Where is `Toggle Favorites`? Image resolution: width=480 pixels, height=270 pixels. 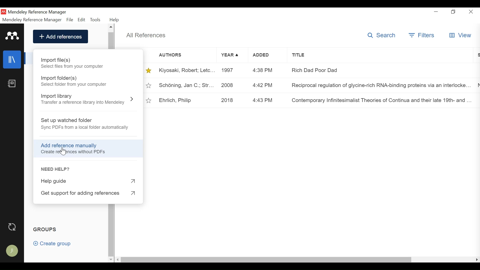 Toggle Favorites is located at coordinates (149, 70).